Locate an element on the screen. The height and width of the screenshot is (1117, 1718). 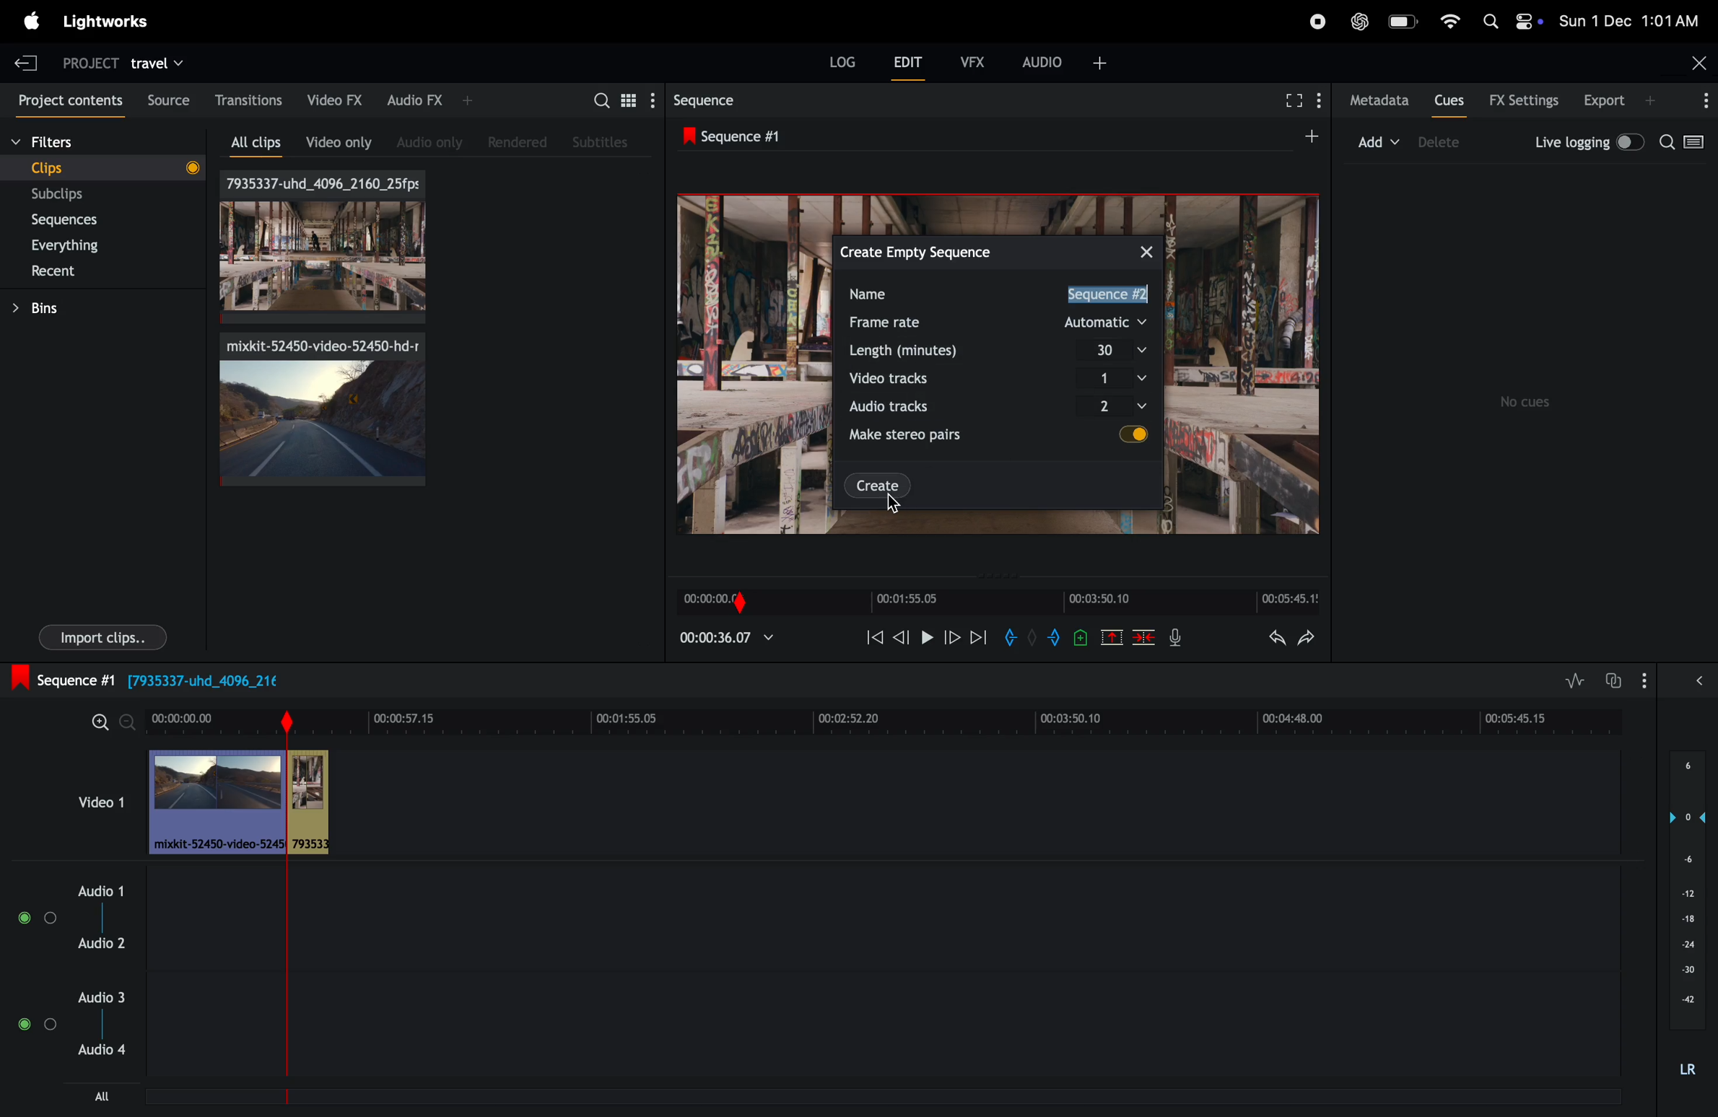
create empty sequence is located at coordinates (920, 250).